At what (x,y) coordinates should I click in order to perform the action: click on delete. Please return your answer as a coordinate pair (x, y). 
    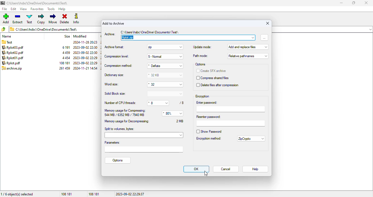
    Looking at the image, I should click on (64, 19).